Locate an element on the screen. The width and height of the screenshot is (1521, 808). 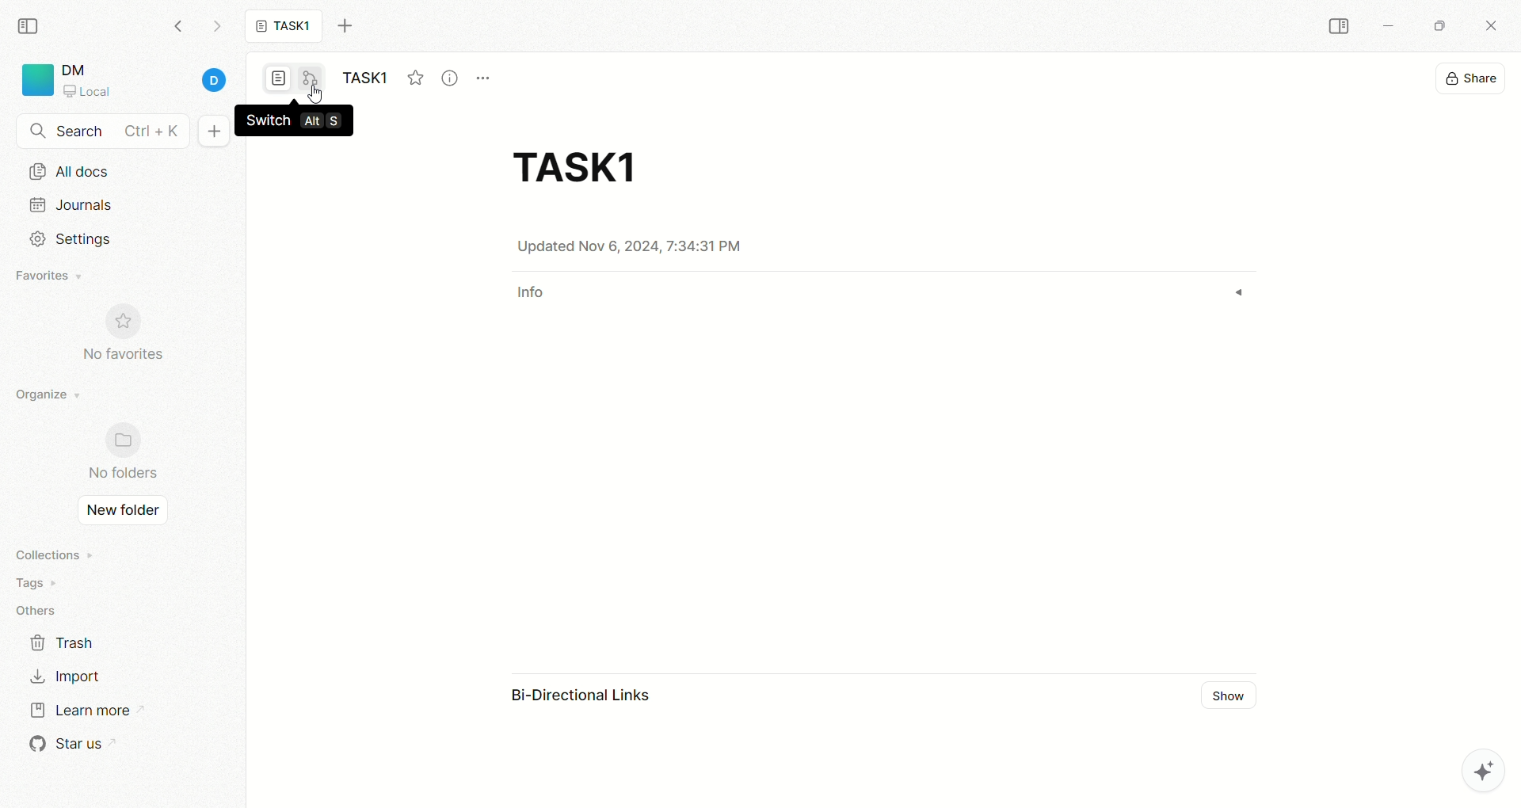
minimize is located at coordinates (1386, 29).